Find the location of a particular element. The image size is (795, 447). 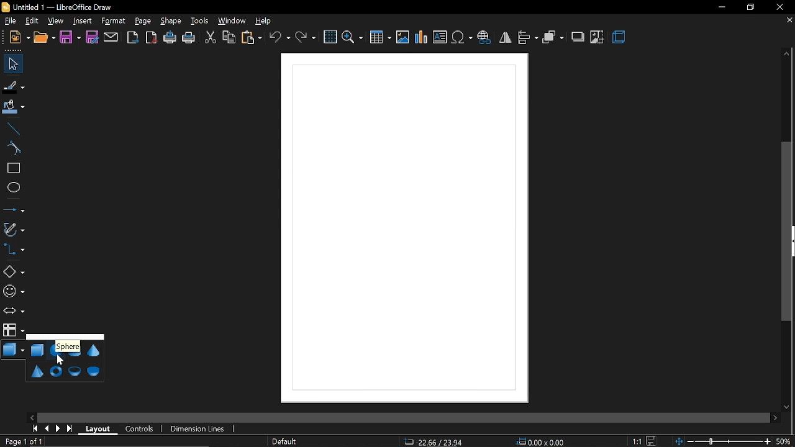

3d effects is located at coordinates (619, 37).